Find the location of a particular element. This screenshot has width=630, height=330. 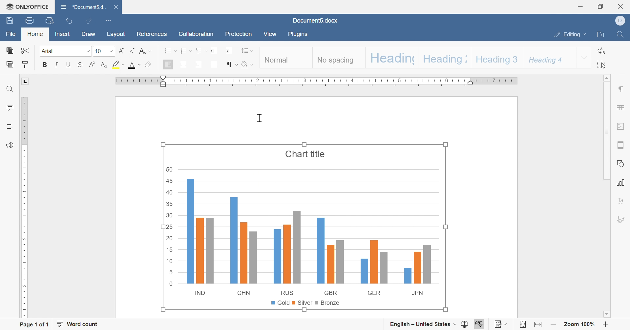

select all is located at coordinates (602, 64).